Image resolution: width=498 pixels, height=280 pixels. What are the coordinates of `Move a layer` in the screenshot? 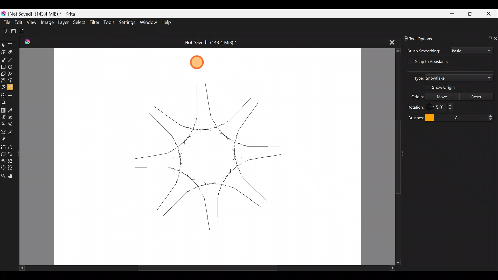 It's located at (11, 95).